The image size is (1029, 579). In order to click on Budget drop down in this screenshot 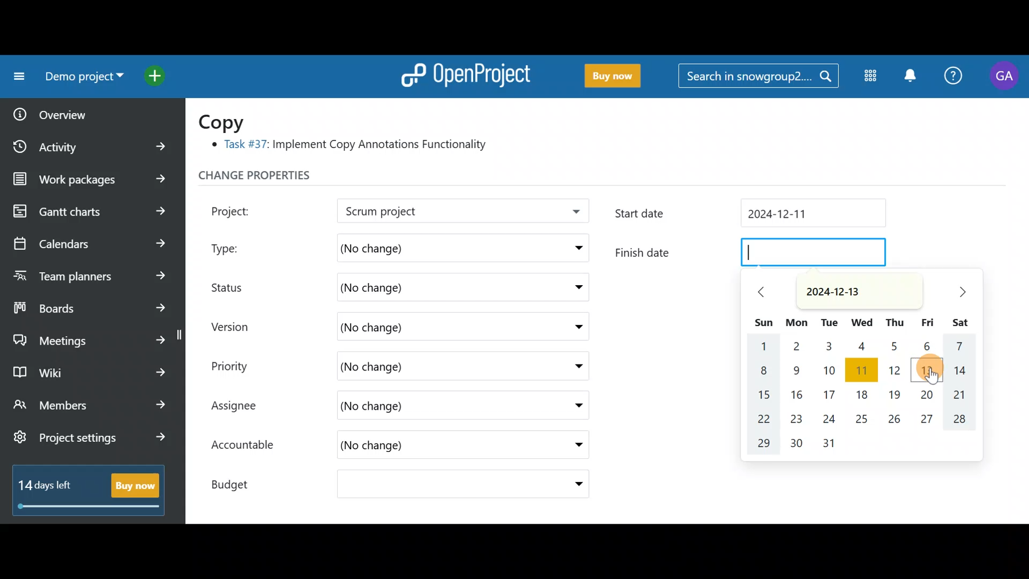, I will do `click(572, 484)`.